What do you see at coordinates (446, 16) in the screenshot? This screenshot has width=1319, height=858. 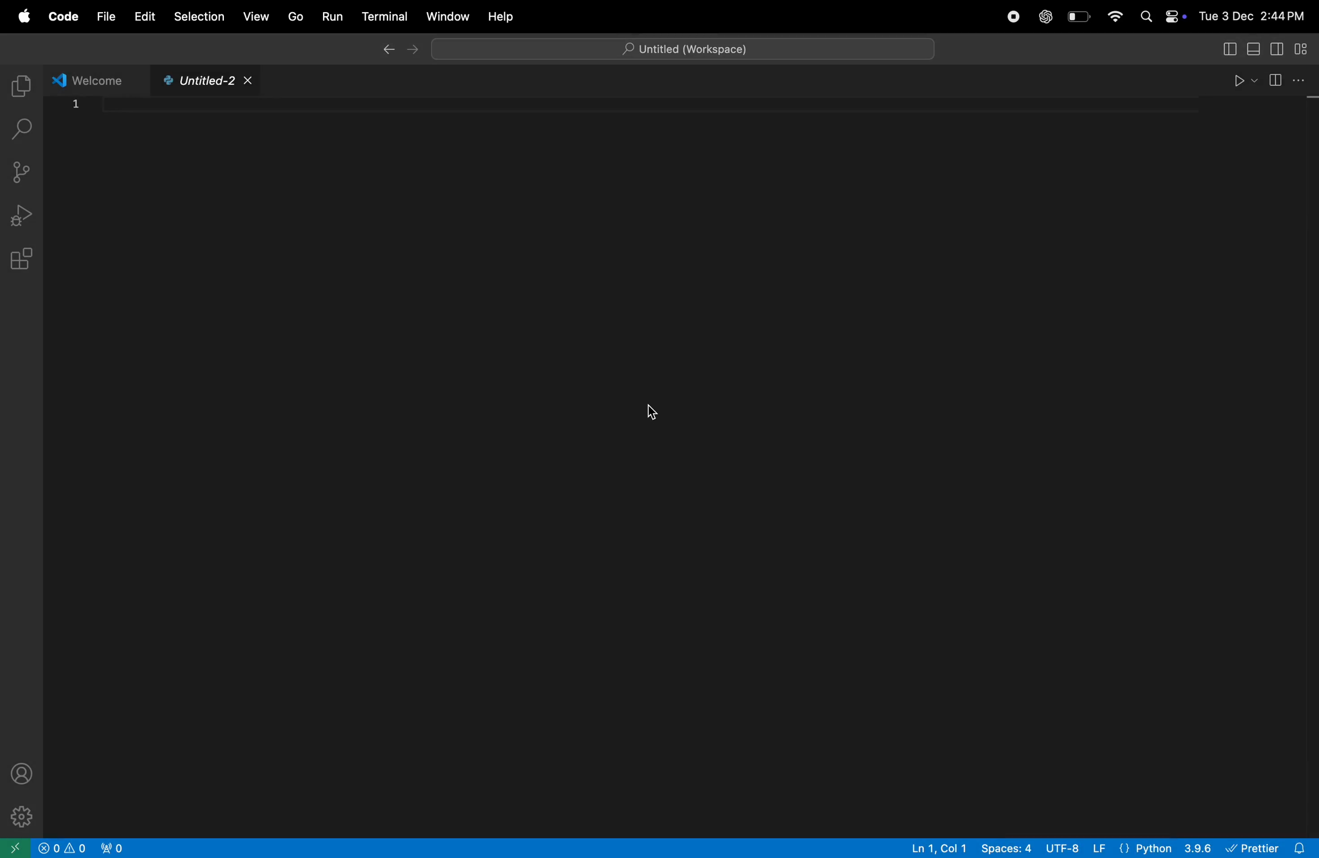 I see `window` at bounding box center [446, 16].